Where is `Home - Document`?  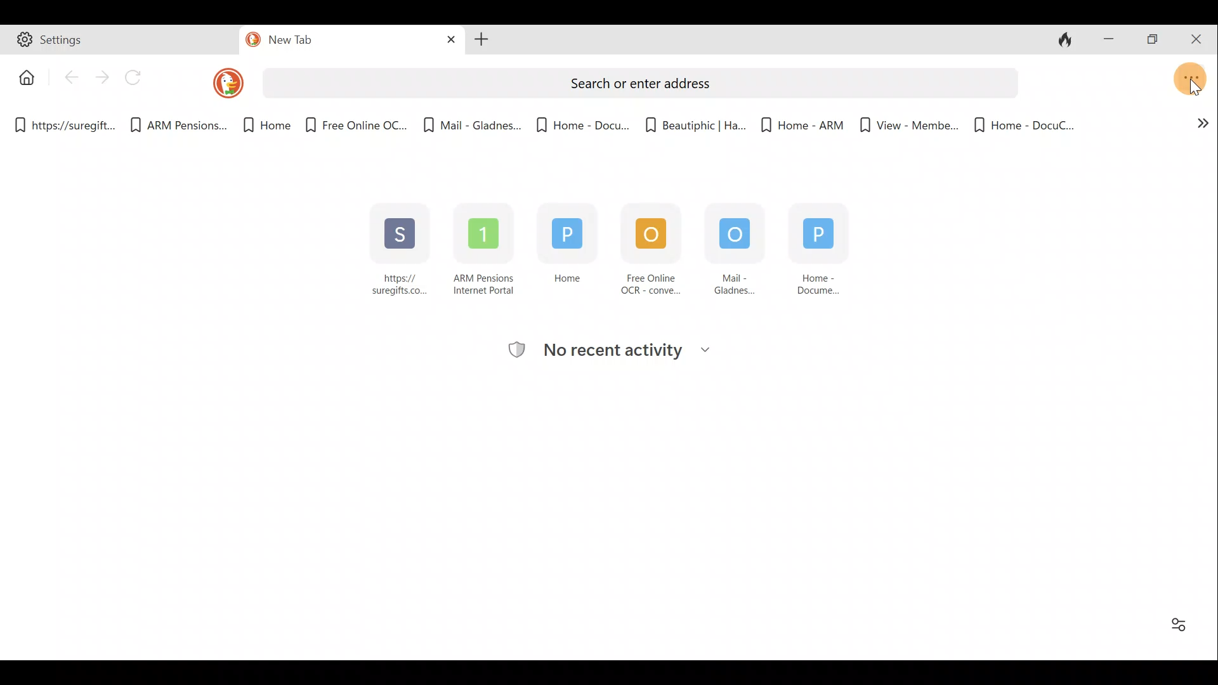 Home - Document is located at coordinates (823, 247).